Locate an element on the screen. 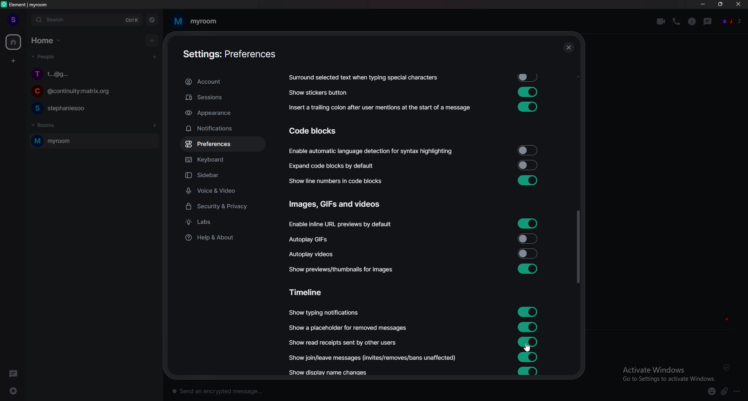  help is located at coordinates (222, 237).